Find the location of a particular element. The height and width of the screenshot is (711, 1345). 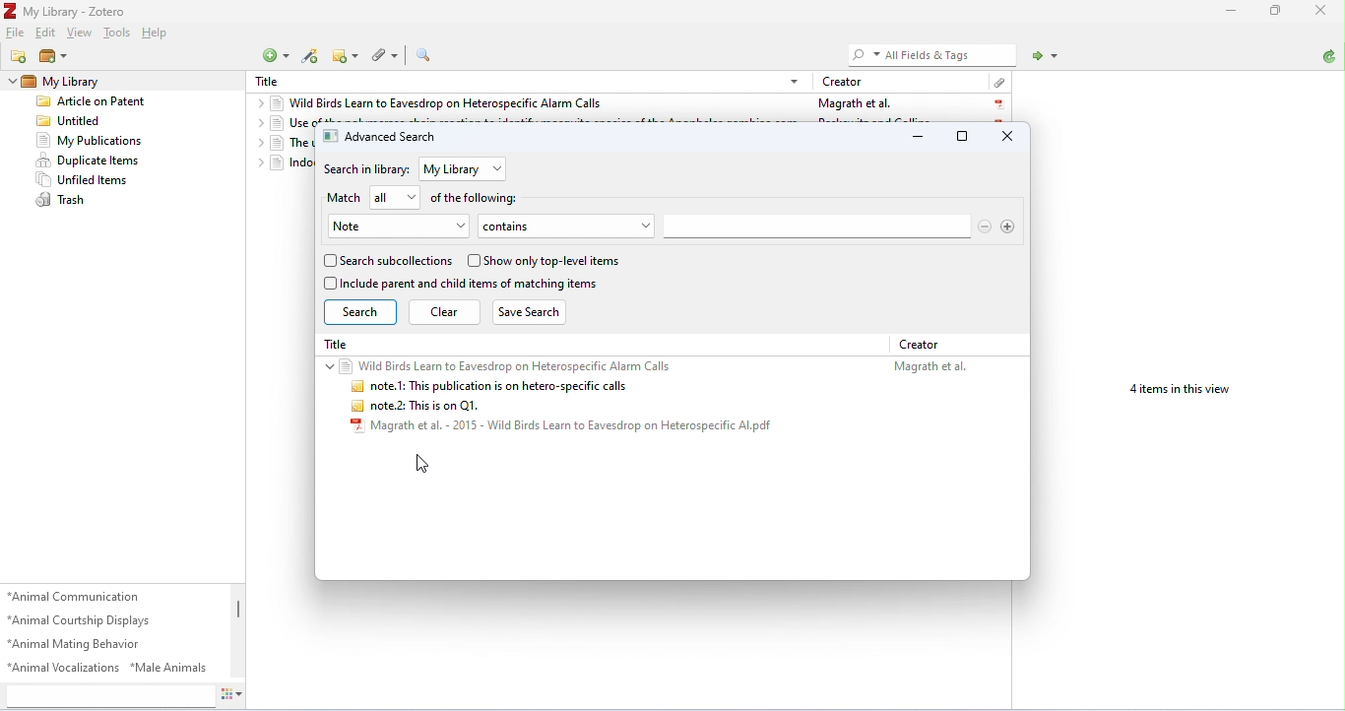

drop-down is located at coordinates (331, 368).